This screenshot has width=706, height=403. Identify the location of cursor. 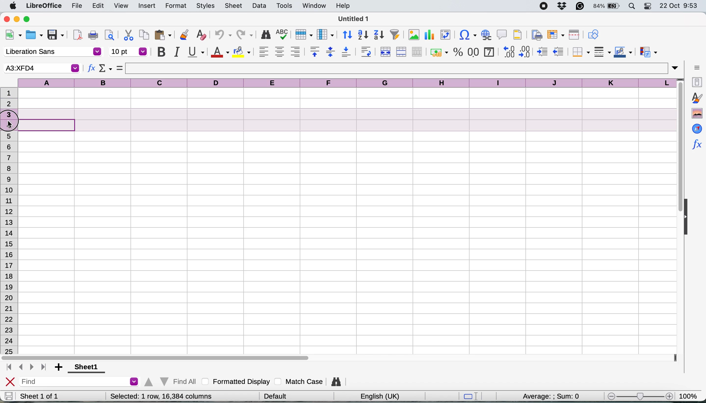
(11, 125).